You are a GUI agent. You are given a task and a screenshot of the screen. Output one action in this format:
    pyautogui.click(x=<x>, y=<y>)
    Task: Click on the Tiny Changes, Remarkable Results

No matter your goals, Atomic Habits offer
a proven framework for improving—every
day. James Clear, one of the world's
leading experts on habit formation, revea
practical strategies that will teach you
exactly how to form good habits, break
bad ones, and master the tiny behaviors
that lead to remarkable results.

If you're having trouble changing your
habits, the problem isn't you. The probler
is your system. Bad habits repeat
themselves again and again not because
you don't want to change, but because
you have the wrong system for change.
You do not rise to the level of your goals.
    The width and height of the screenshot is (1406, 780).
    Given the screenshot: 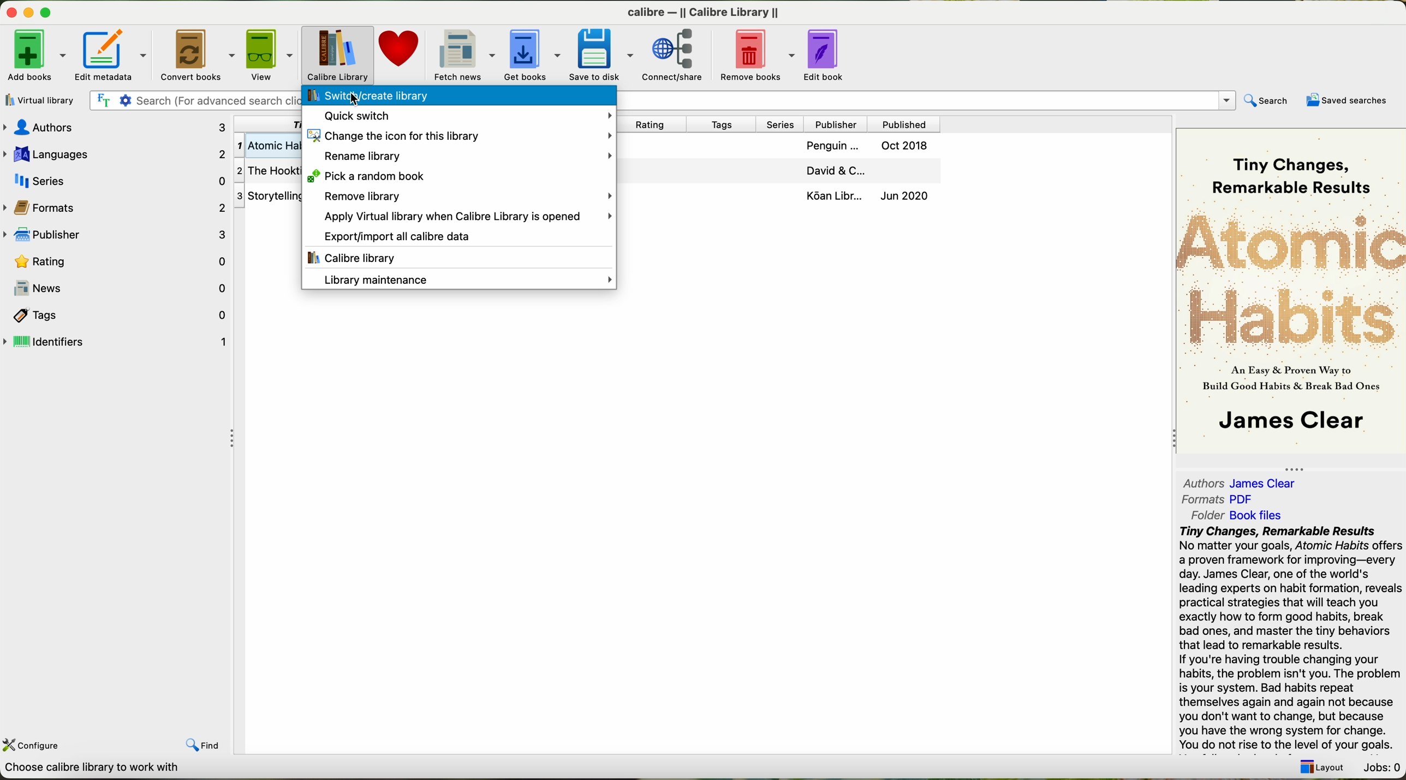 What is the action you would take?
    pyautogui.click(x=1289, y=639)
    